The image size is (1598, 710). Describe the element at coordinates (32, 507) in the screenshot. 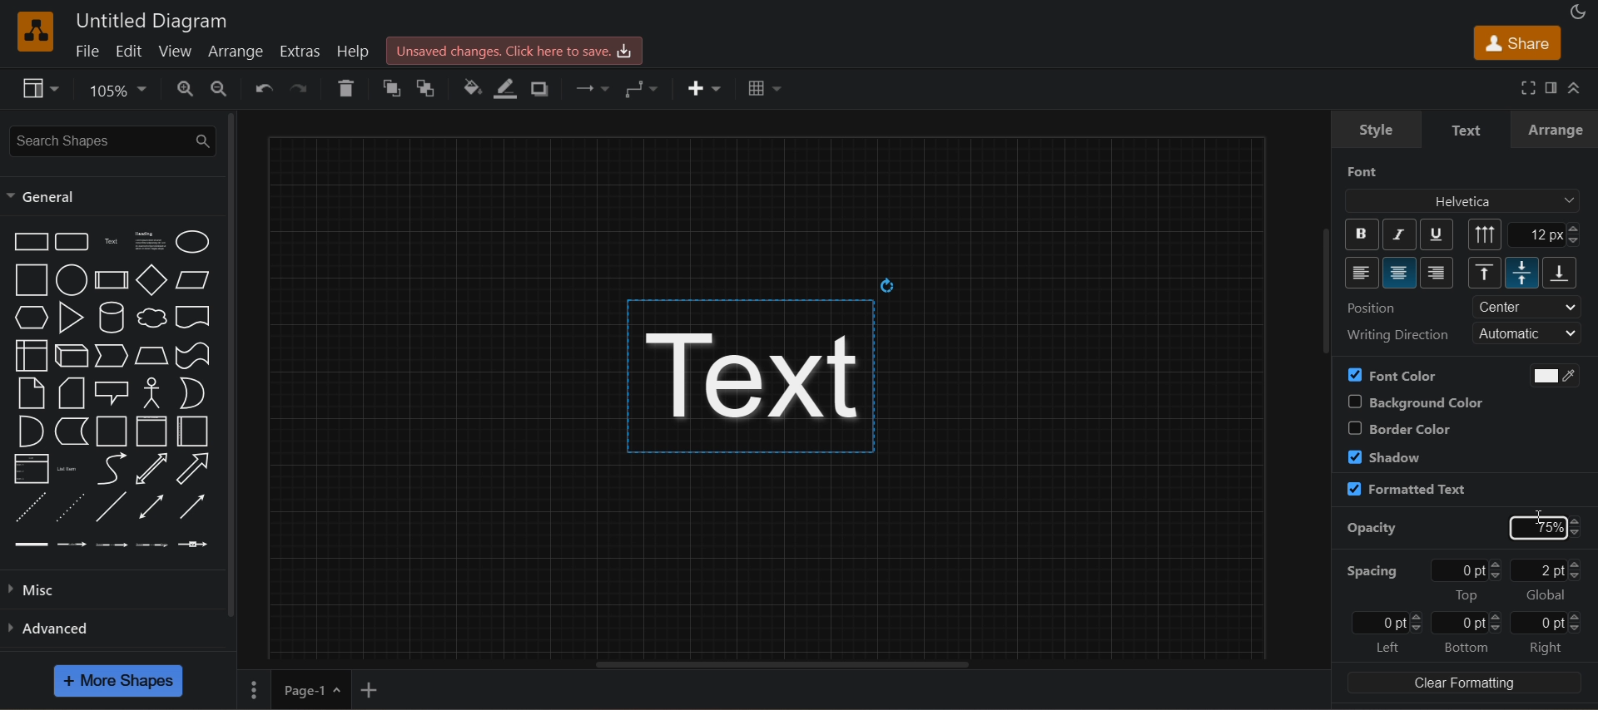

I see `dashed line` at that location.